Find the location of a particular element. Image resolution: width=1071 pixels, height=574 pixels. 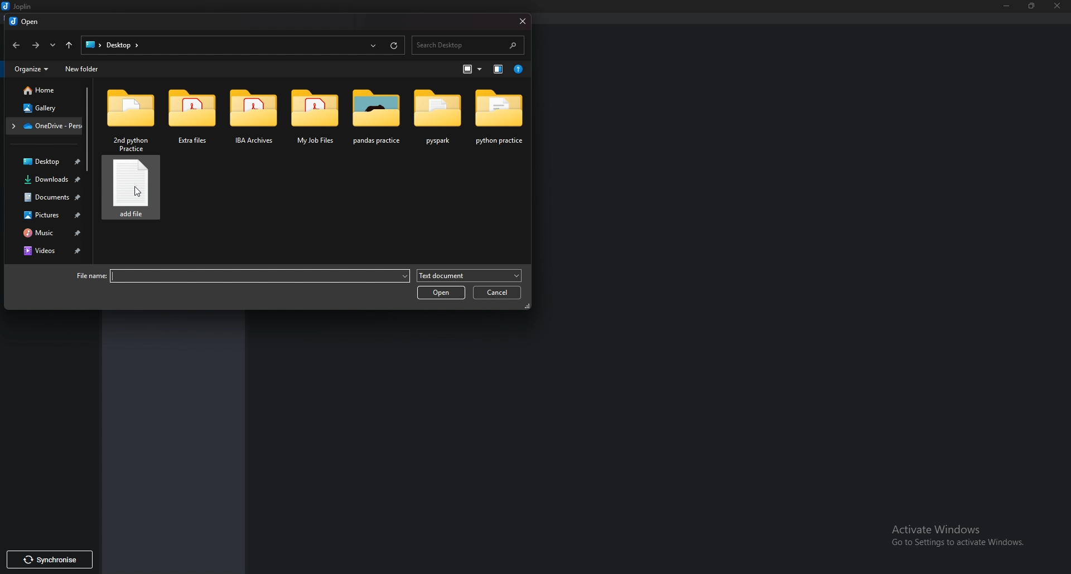

Music is located at coordinates (52, 232).